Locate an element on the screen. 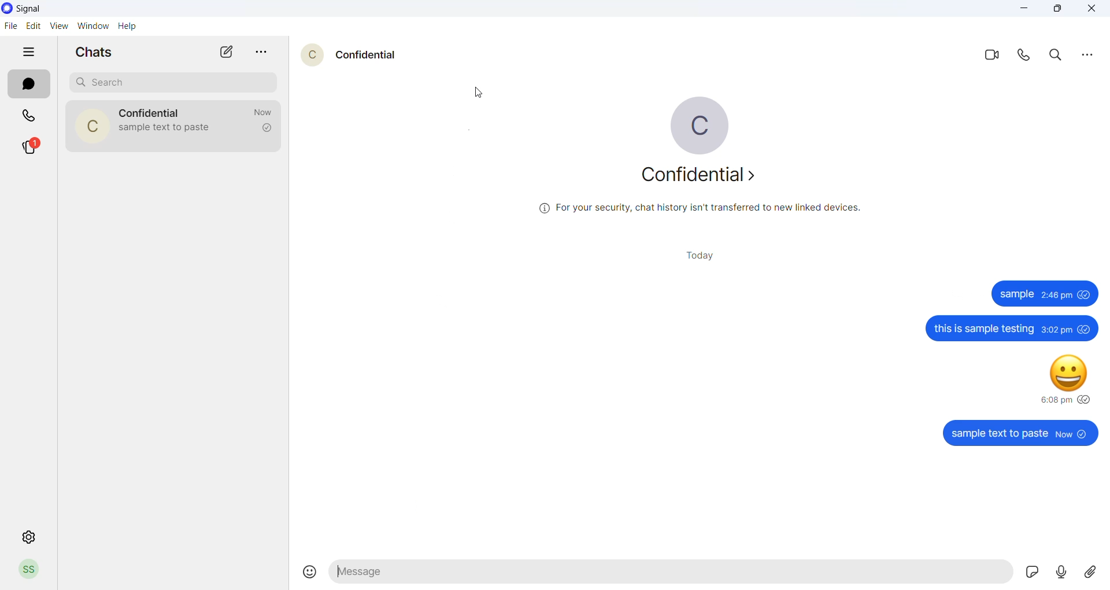  new chat is located at coordinates (227, 52).